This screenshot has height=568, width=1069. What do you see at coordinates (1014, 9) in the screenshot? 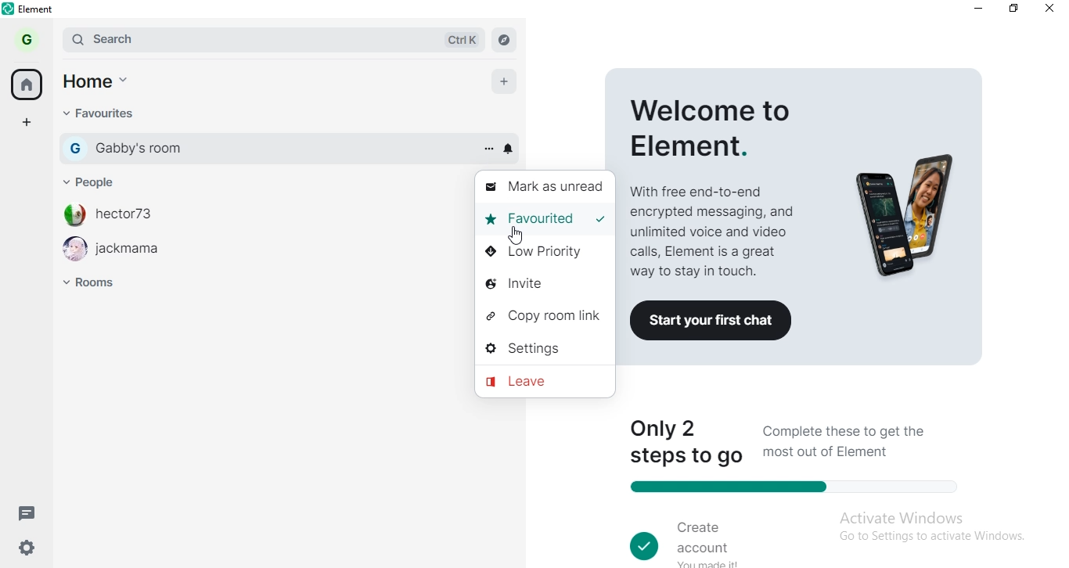
I see `restore` at bounding box center [1014, 9].